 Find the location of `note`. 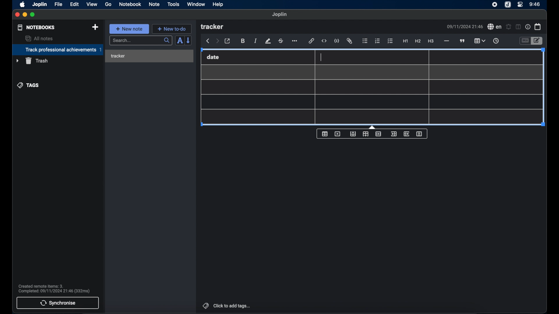

note is located at coordinates (154, 4).